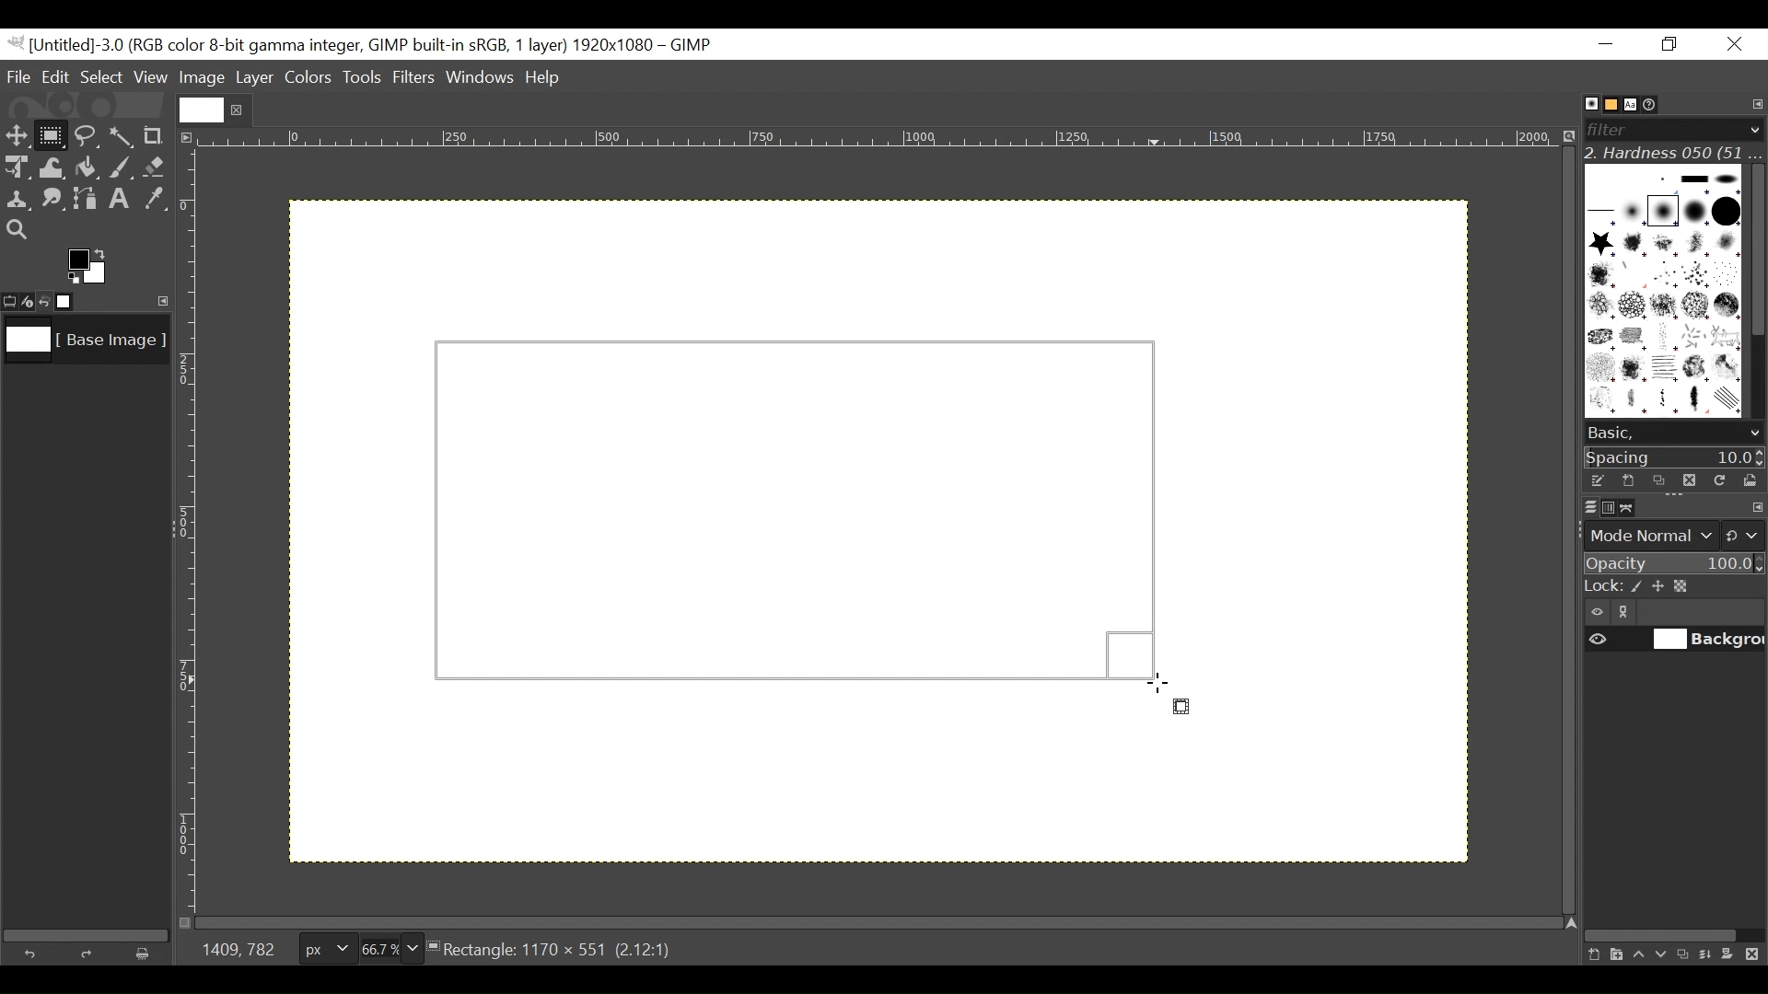  Describe the element at coordinates (1606, 105) in the screenshot. I see `Basic` at that location.